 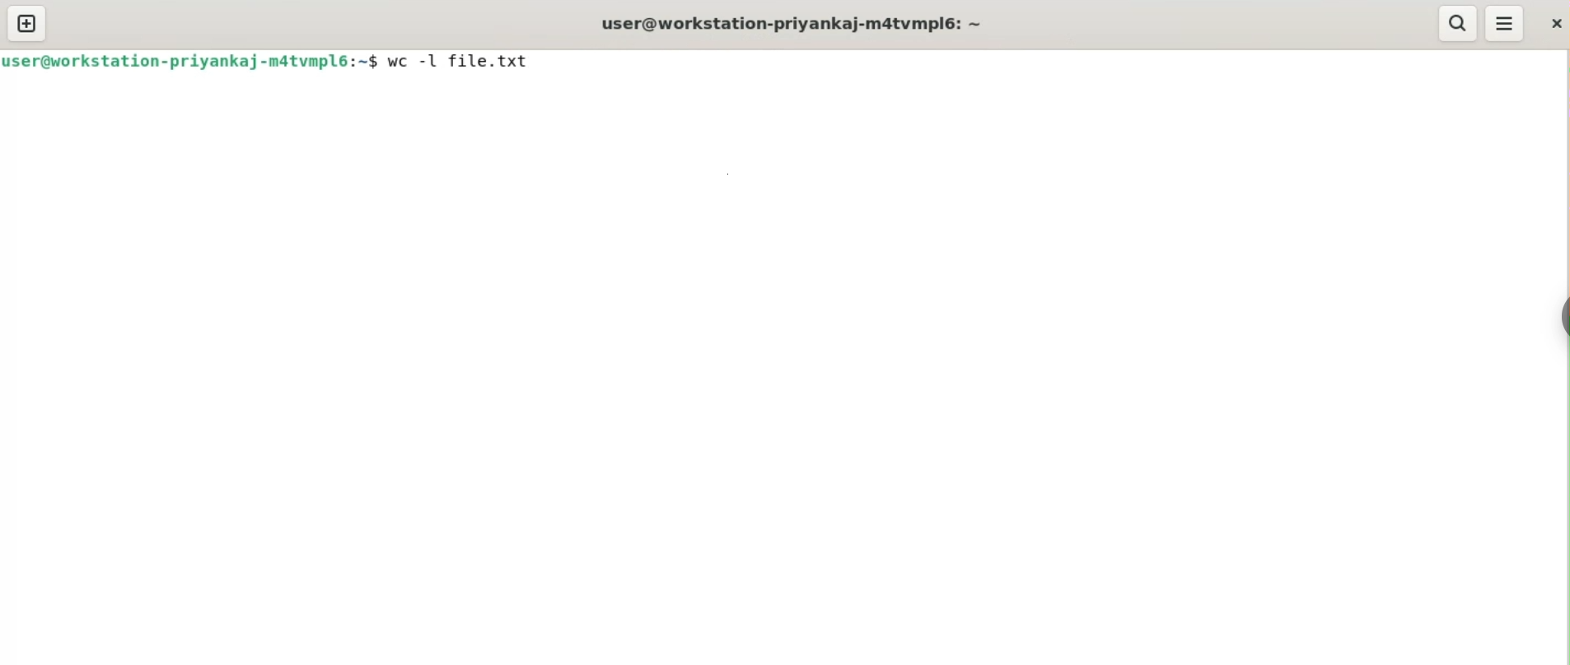 I want to click on menu, so click(x=1505, y=23).